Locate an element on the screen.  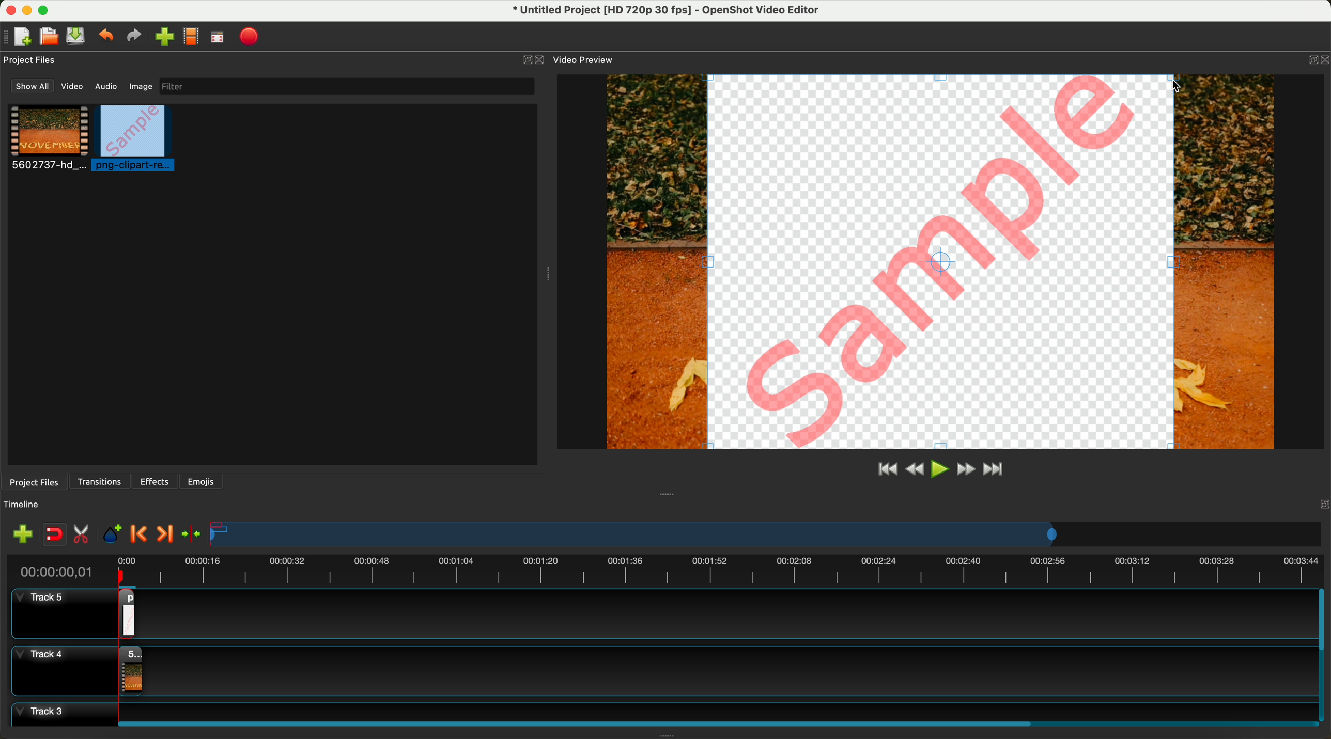
BUTTON is located at coordinates (1310, 57).